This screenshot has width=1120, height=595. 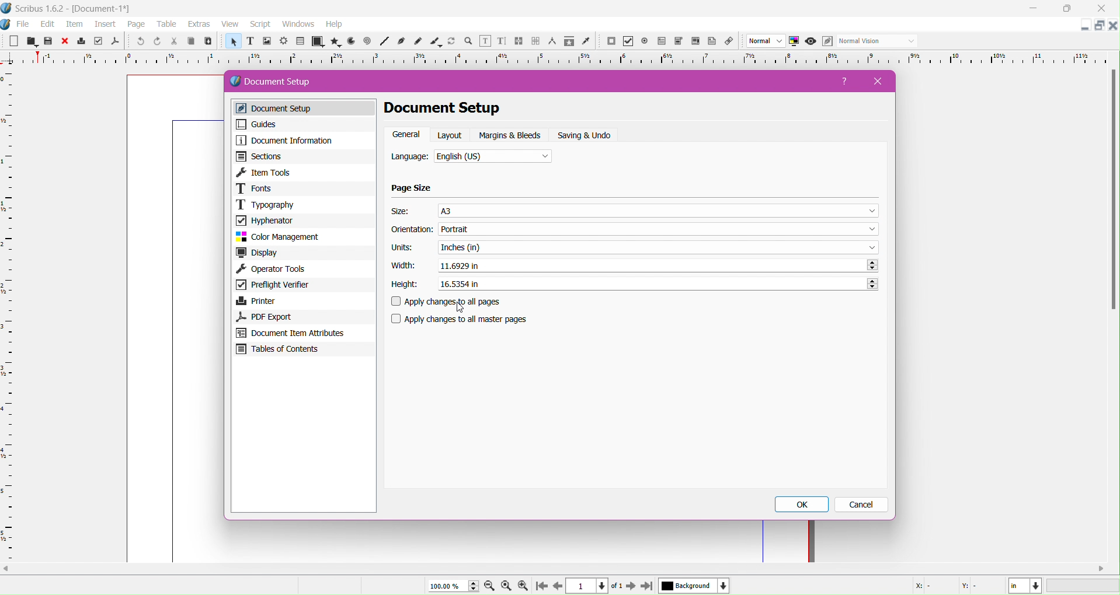 I want to click on windows menu, so click(x=298, y=24).